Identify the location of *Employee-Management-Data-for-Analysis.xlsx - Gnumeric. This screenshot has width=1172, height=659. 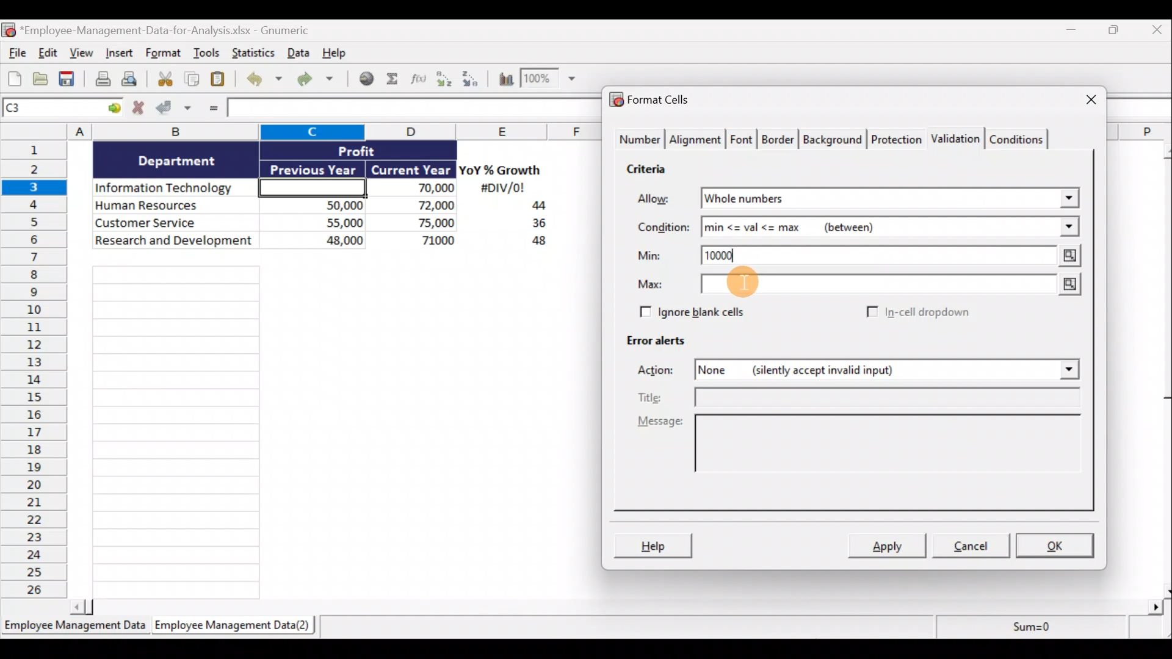
(179, 29).